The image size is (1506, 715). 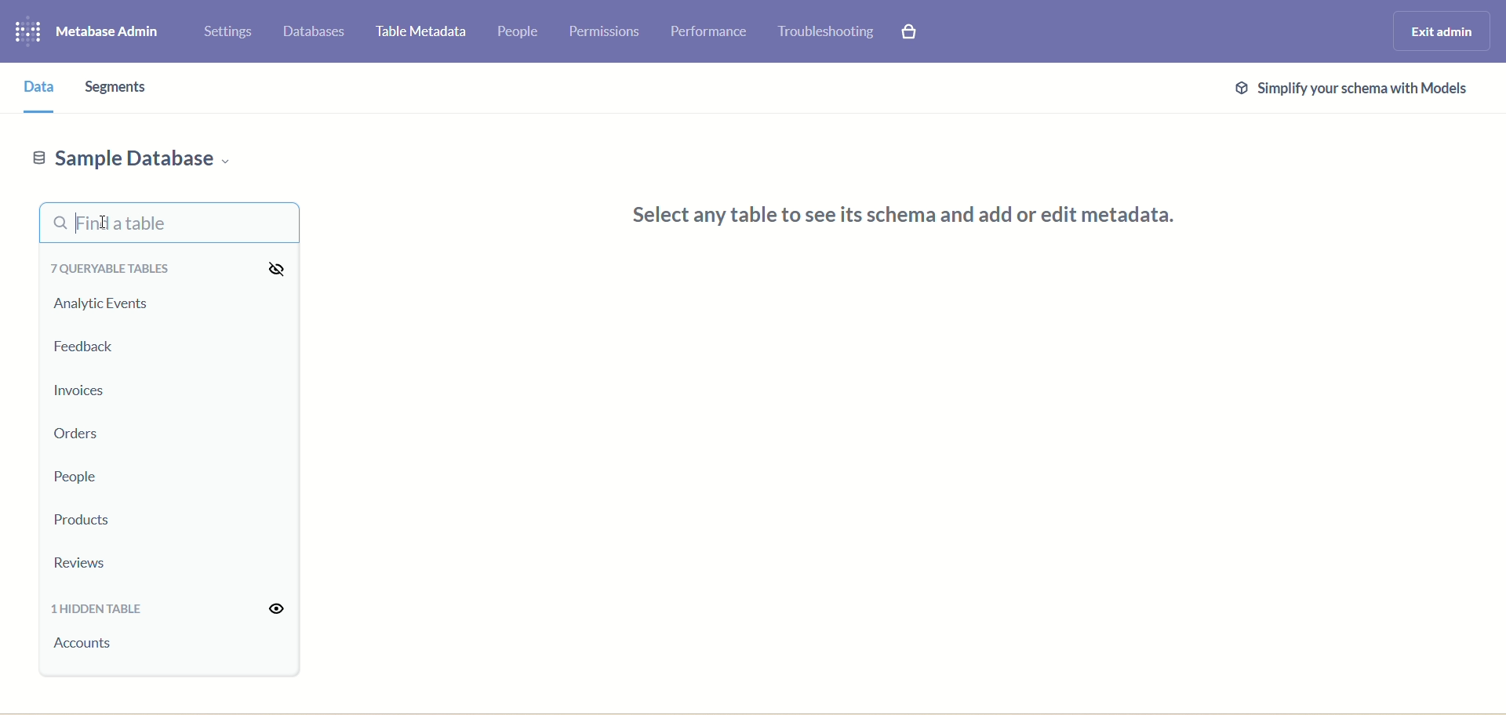 What do you see at coordinates (126, 159) in the screenshot?
I see `sample database` at bounding box center [126, 159].